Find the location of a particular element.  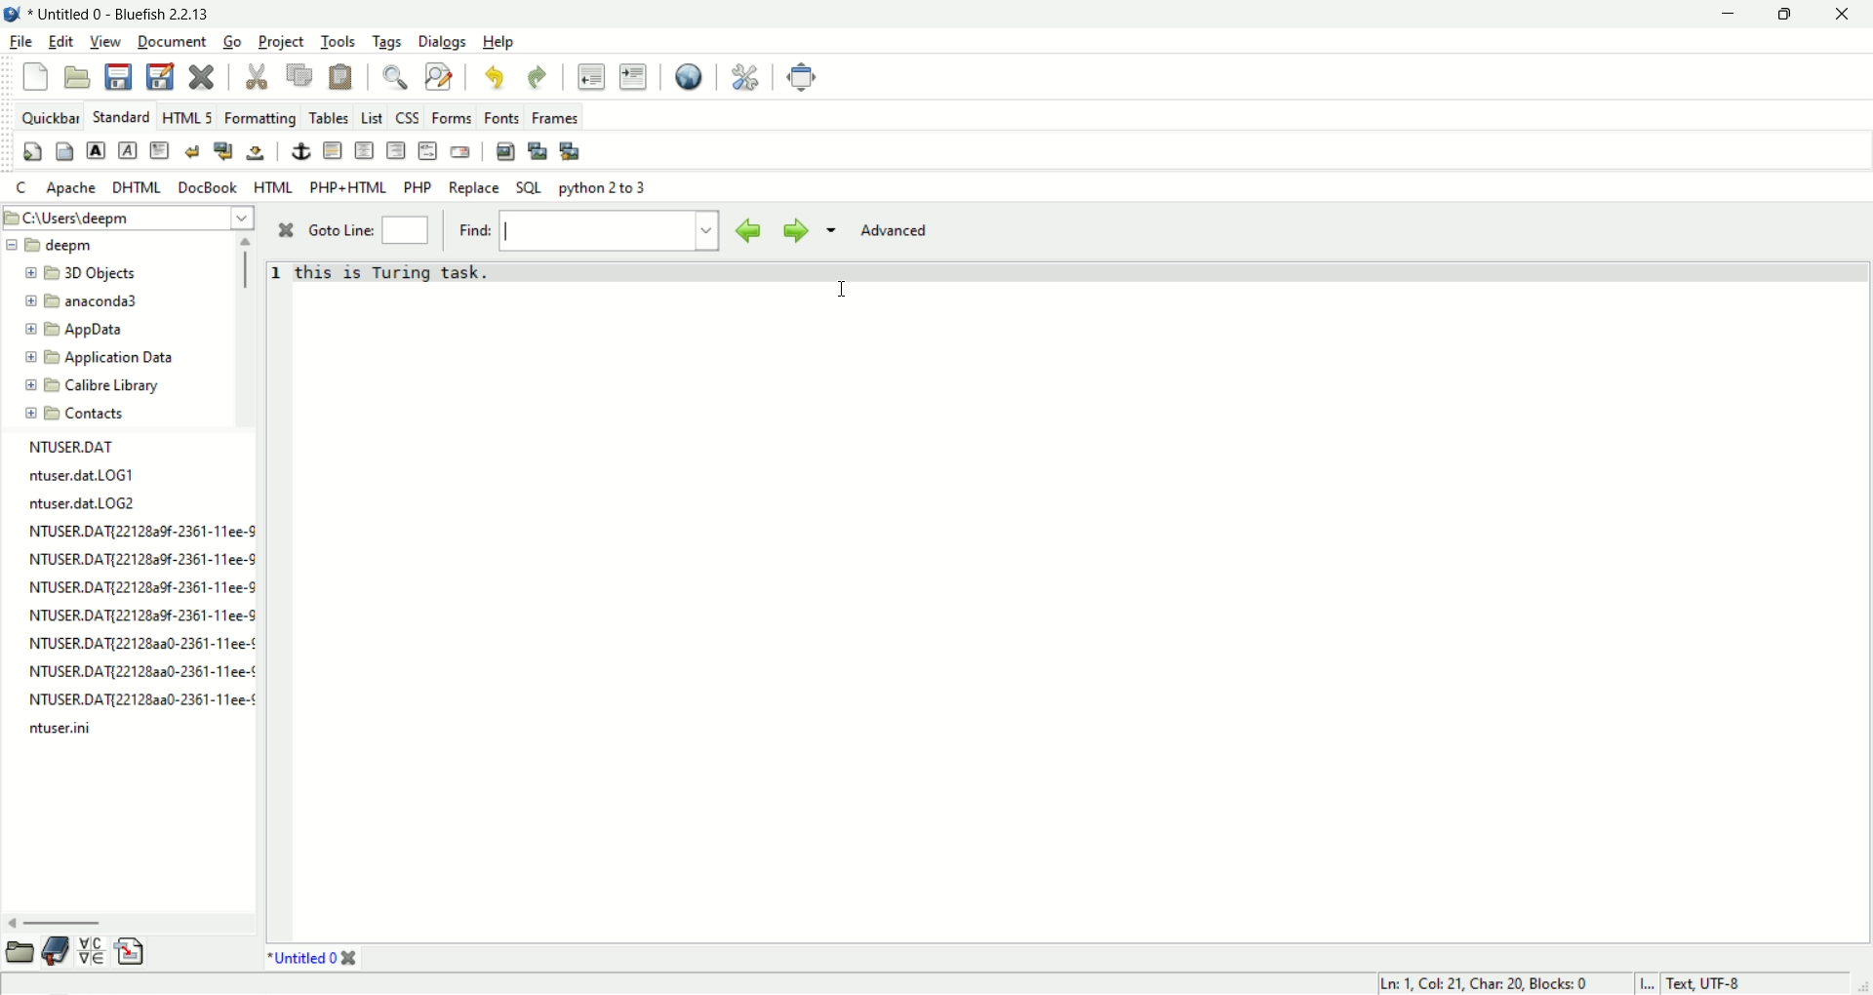

edit is located at coordinates (58, 42).